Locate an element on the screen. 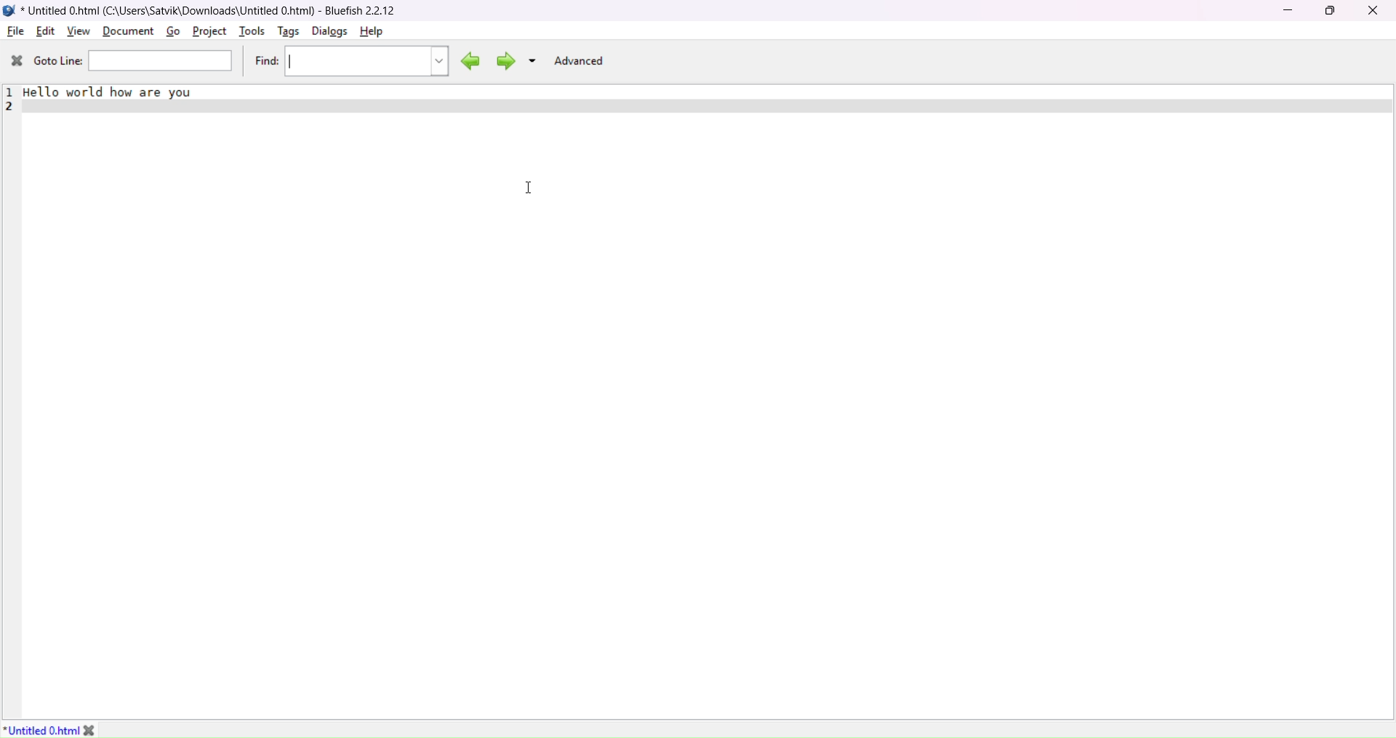 The image size is (1396, 738). dialog is located at coordinates (330, 31).